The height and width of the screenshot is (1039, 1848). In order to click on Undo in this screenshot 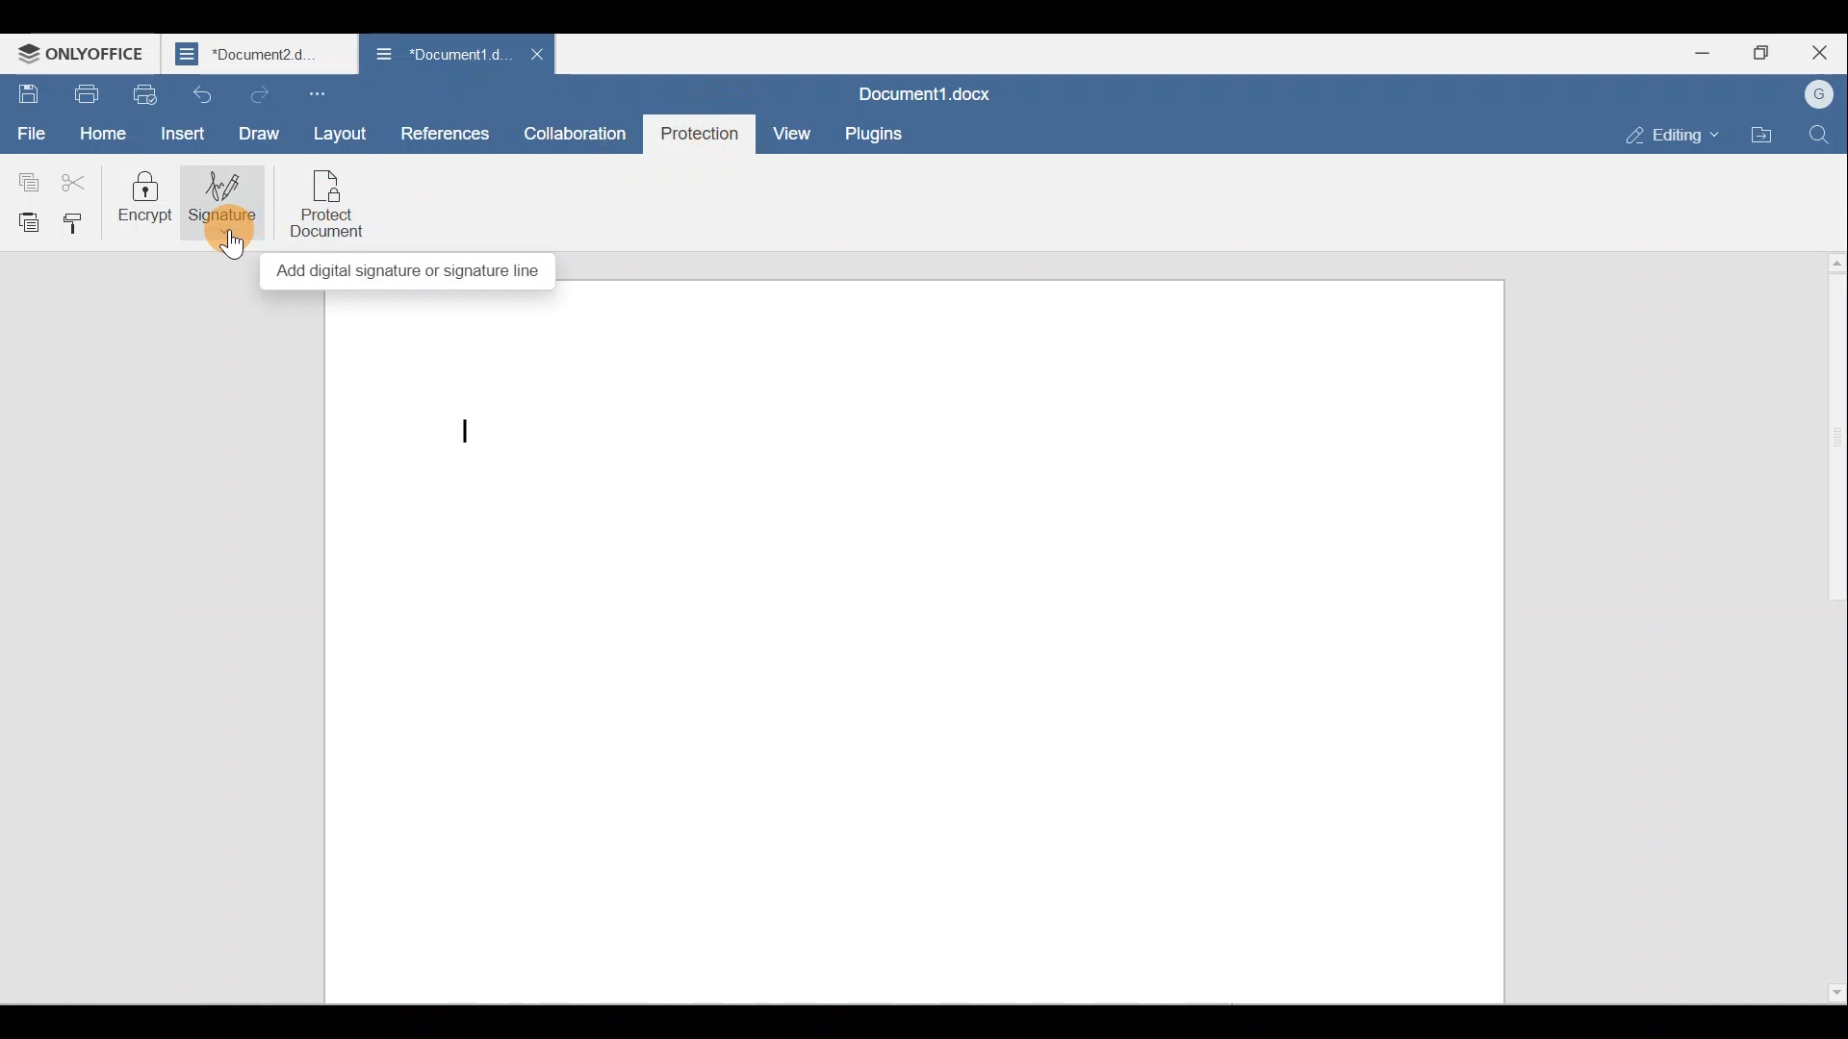, I will do `click(200, 93)`.